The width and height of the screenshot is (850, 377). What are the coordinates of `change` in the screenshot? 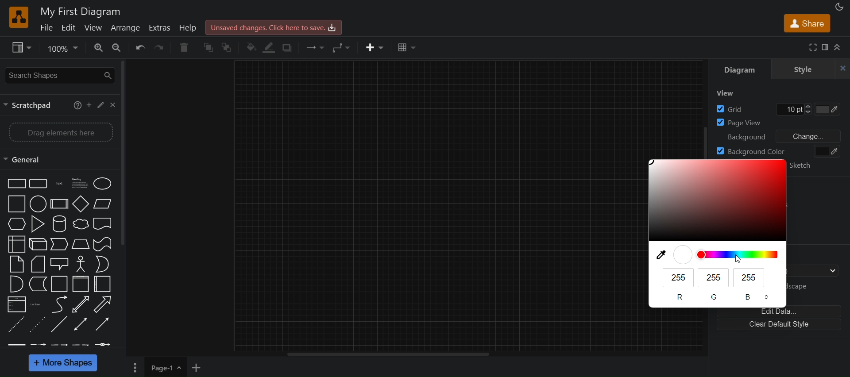 It's located at (807, 135).